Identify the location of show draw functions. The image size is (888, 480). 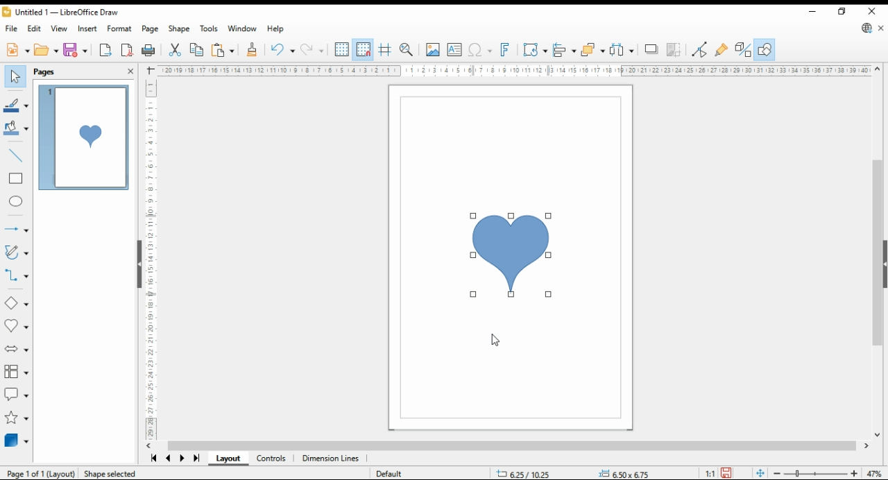
(765, 49).